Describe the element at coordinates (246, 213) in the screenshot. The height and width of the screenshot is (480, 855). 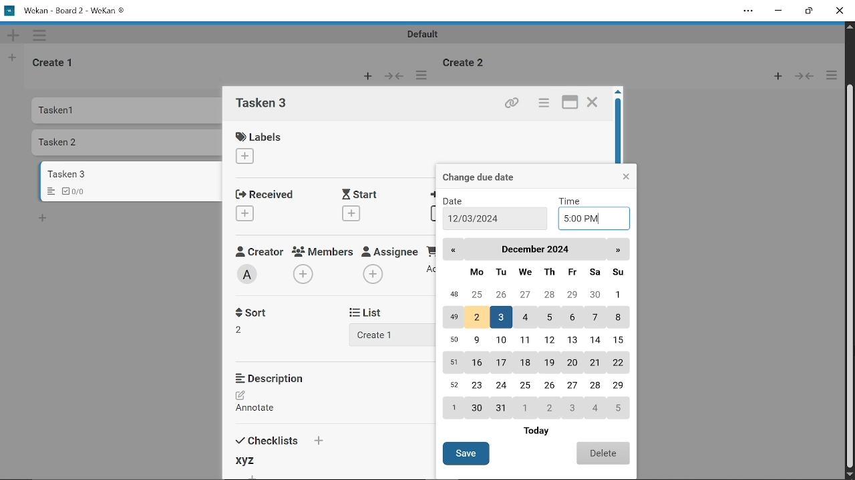
I see `Add received date` at that location.